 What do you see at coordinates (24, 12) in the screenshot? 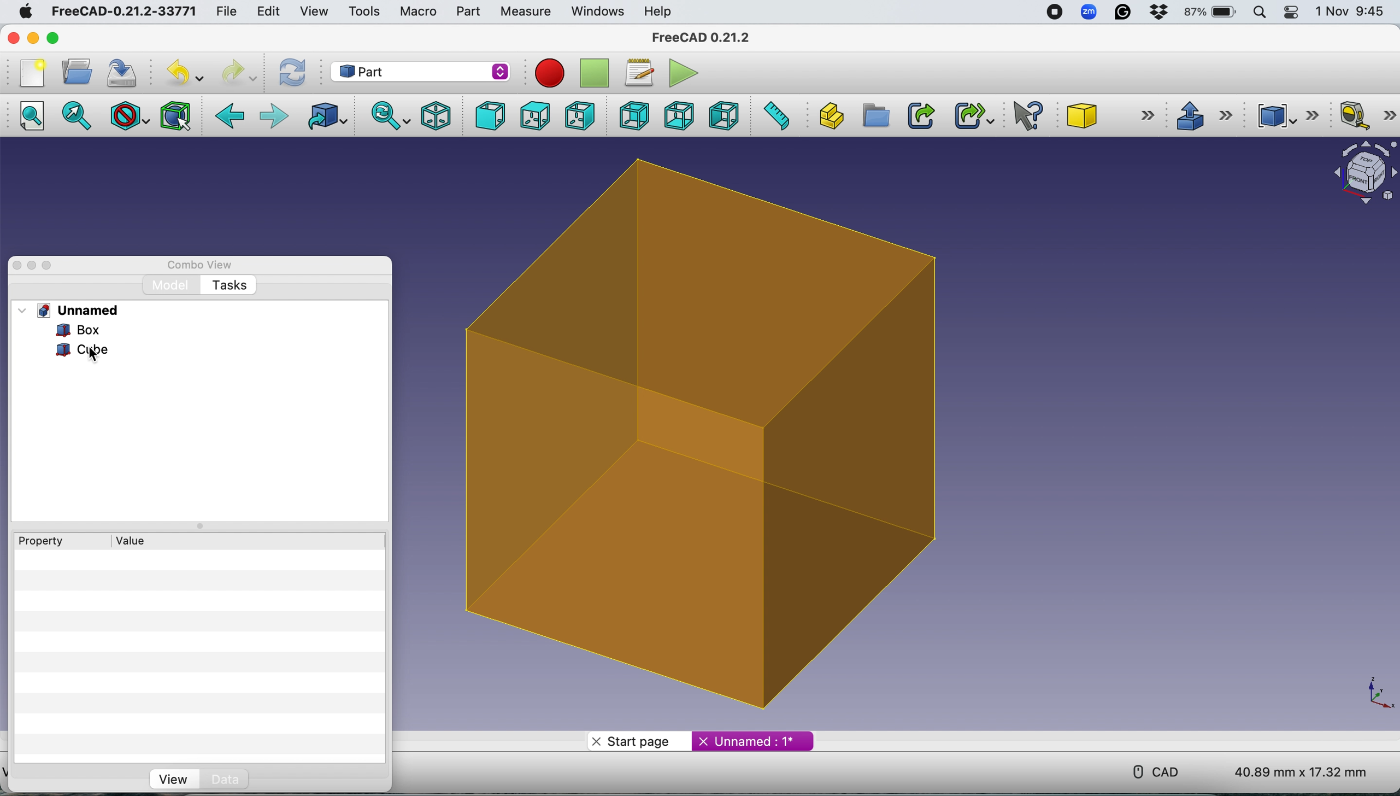
I see `System logo` at bounding box center [24, 12].